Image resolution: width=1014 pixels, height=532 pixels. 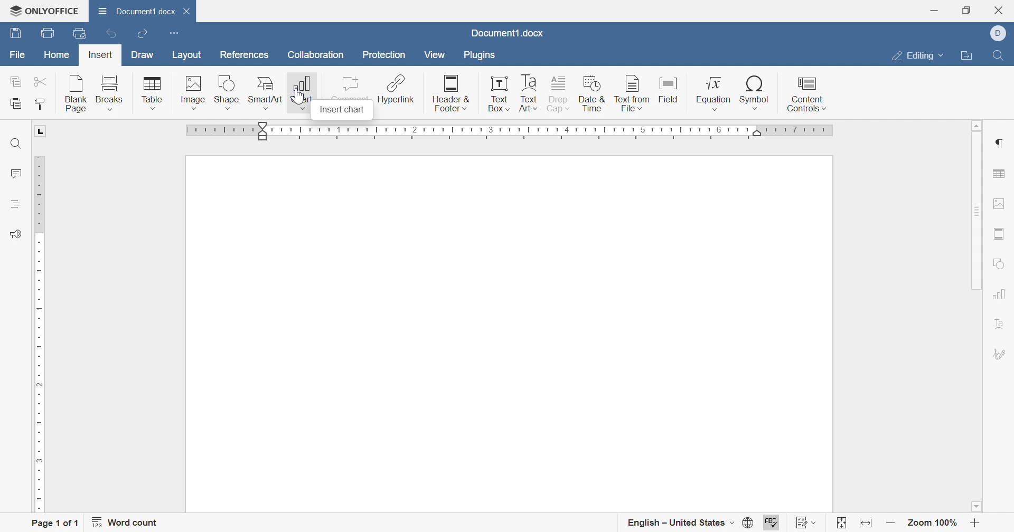 What do you see at coordinates (1002, 144) in the screenshot?
I see `Paragraph settings` at bounding box center [1002, 144].